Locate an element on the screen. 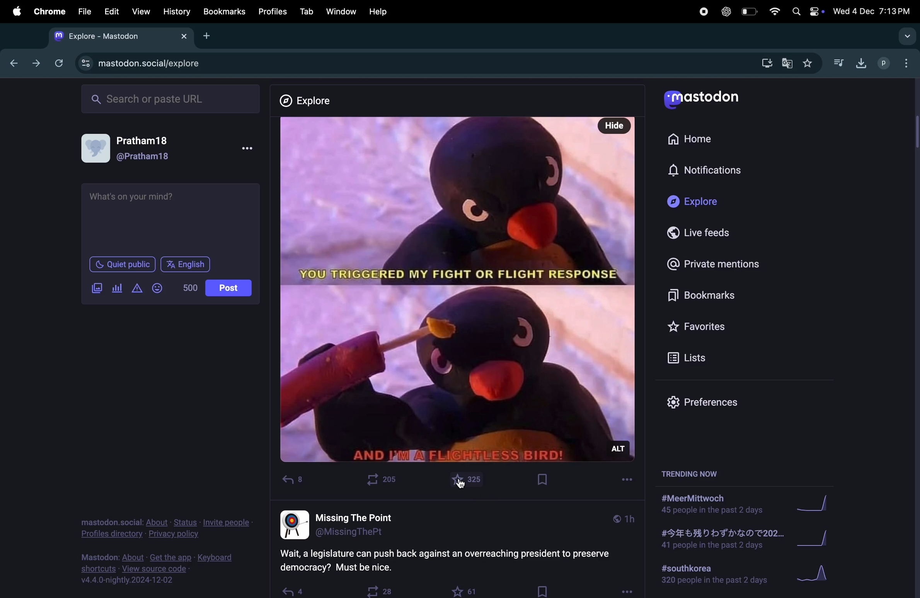 The width and height of the screenshot is (920, 598). like is located at coordinates (468, 481).